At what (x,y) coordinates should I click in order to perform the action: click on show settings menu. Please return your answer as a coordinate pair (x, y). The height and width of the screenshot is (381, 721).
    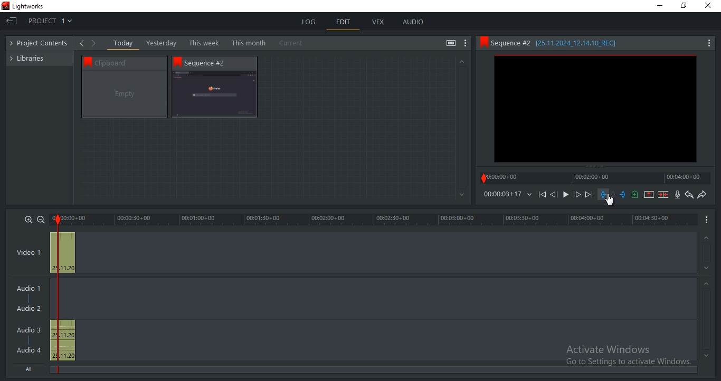
    Looking at the image, I should click on (466, 43).